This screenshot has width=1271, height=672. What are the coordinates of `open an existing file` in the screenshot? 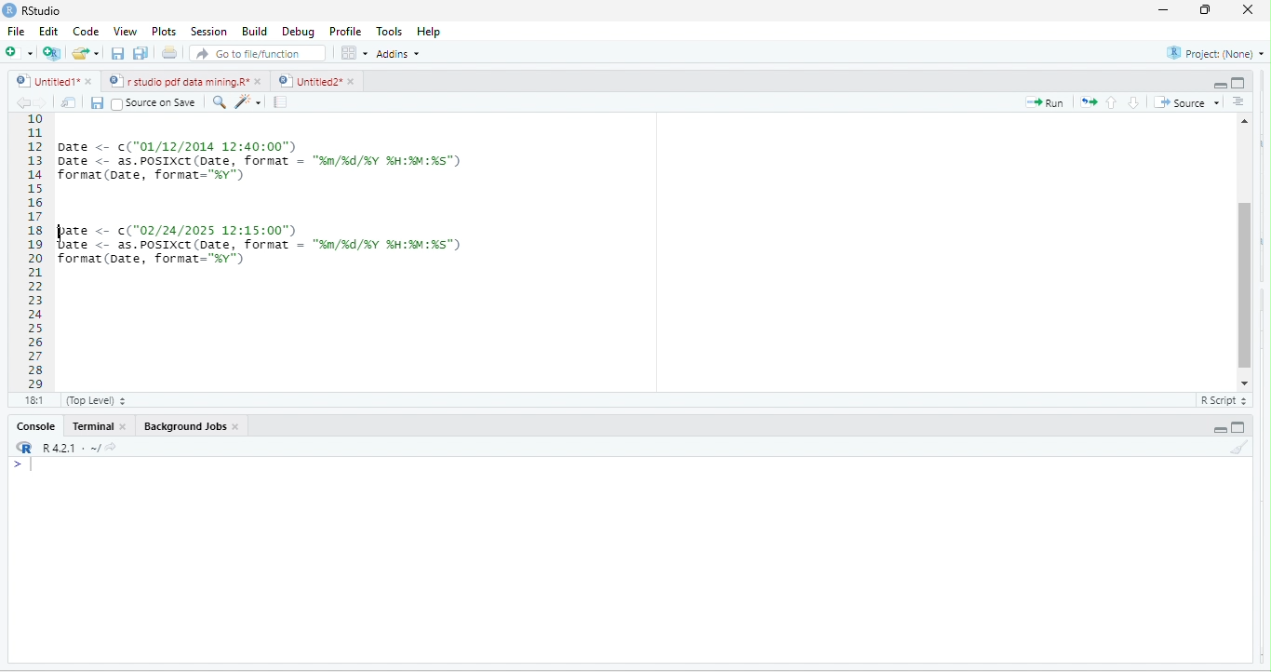 It's located at (87, 53).